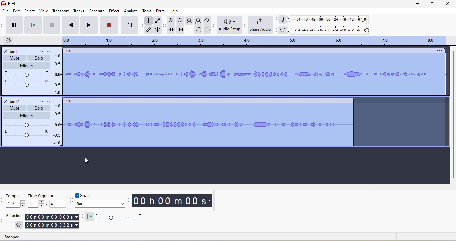  I want to click on share audio, so click(261, 25).